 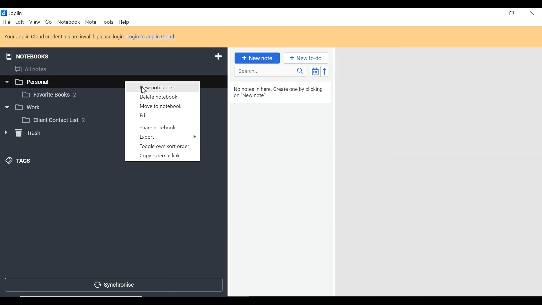 What do you see at coordinates (161, 97) in the screenshot?
I see `Delete Notebook` at bounding box center [161, 97].